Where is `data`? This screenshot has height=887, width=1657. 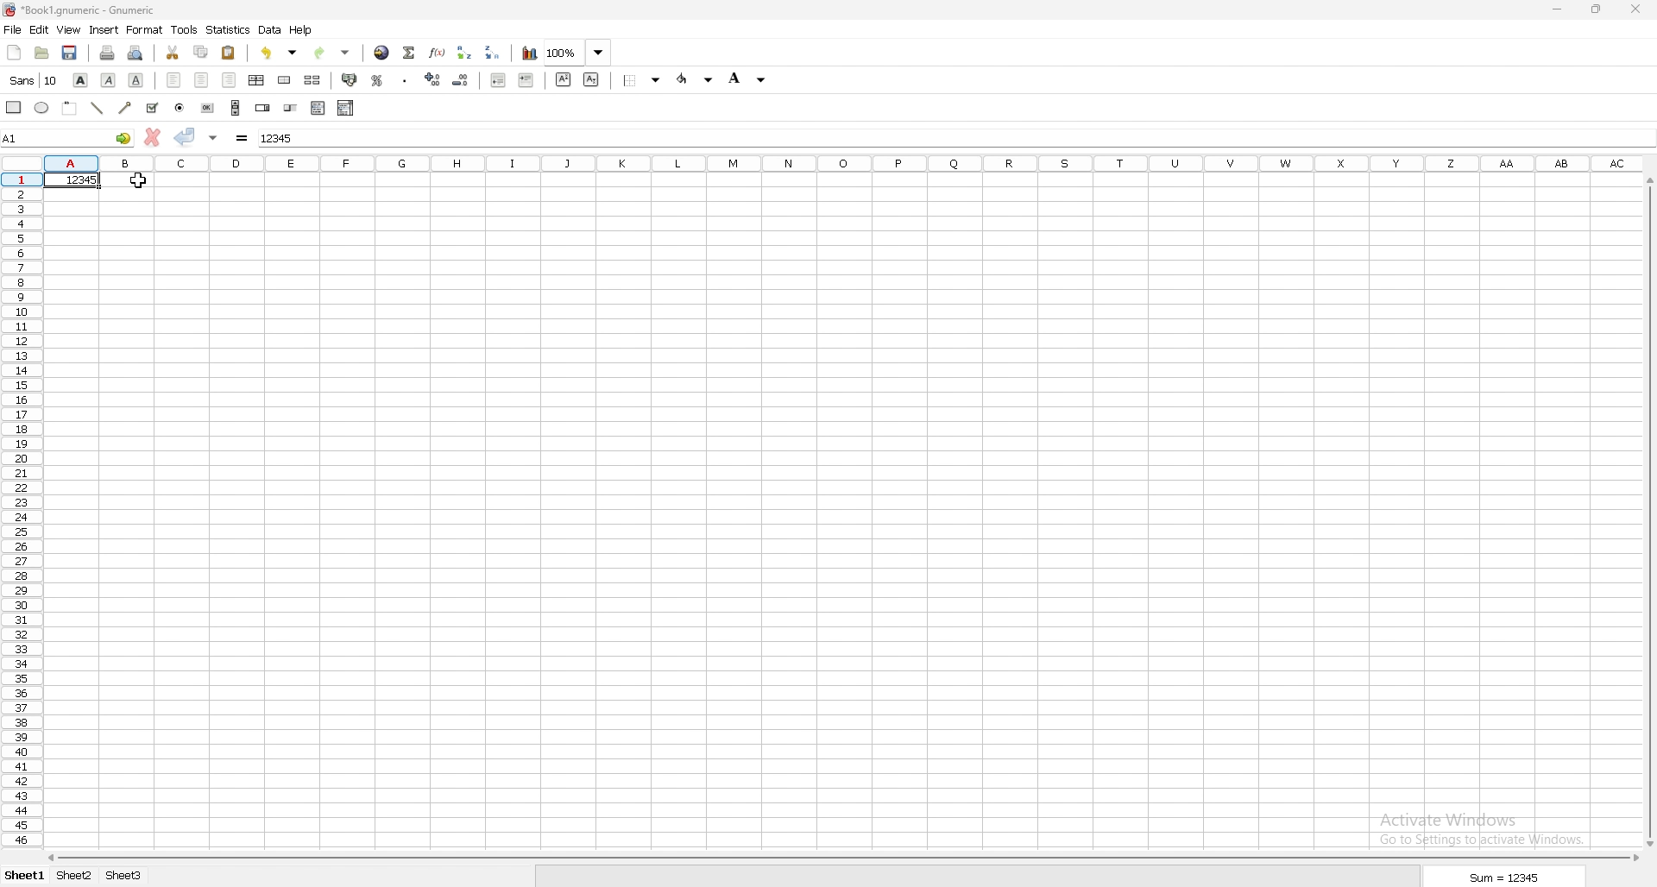 data is located at coordinates (269, 29).